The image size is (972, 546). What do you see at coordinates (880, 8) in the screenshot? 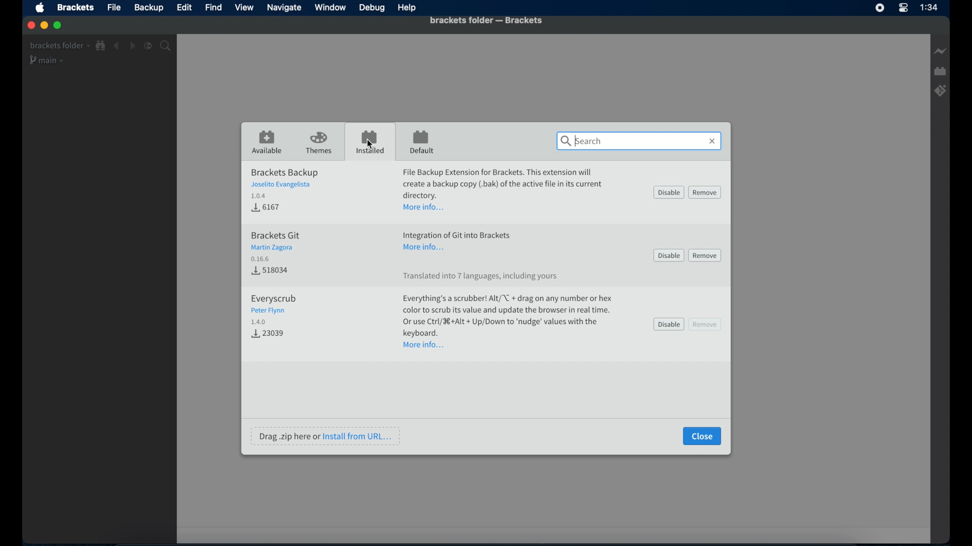
I see `Screen recorder icon` at bounding box center [880, 8].